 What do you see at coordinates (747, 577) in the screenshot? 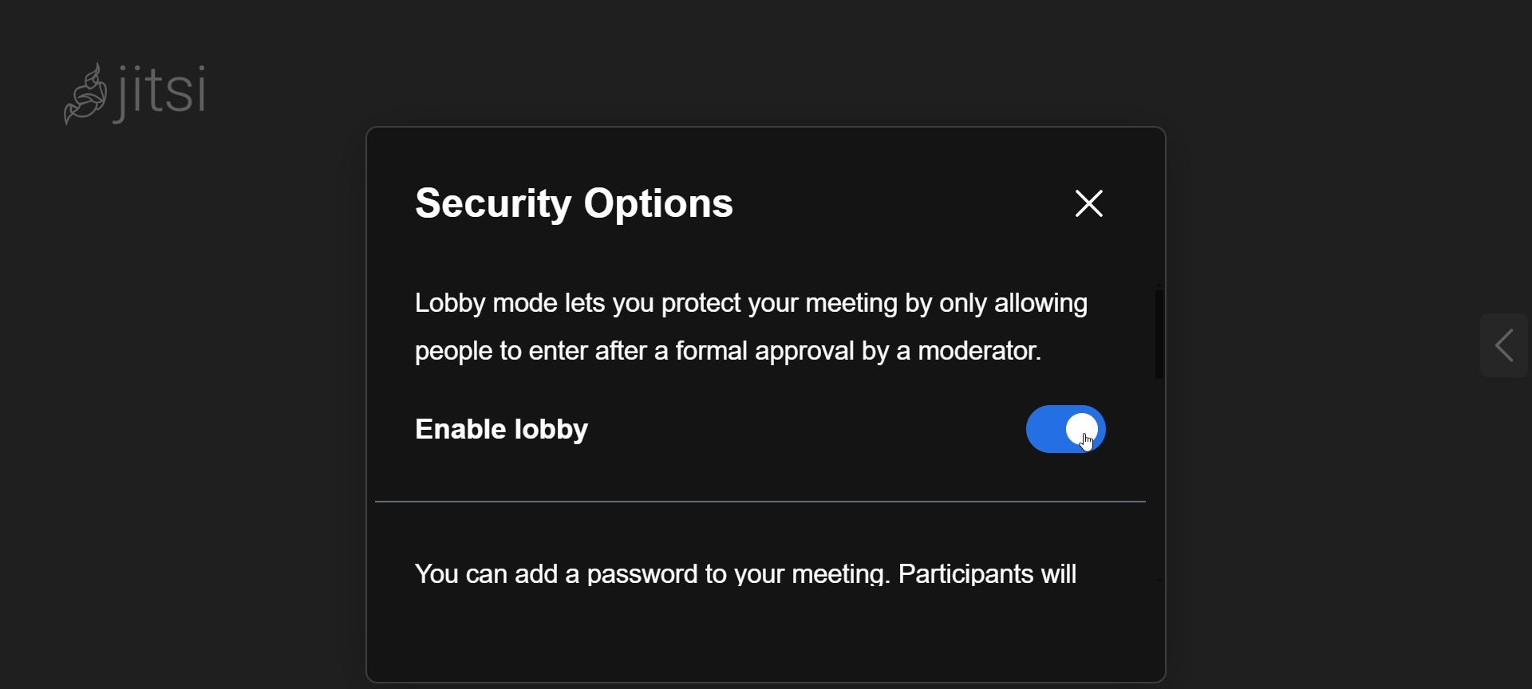
I see `You can add a password to your meeting. Participants will` at bounding box center [747, 577].